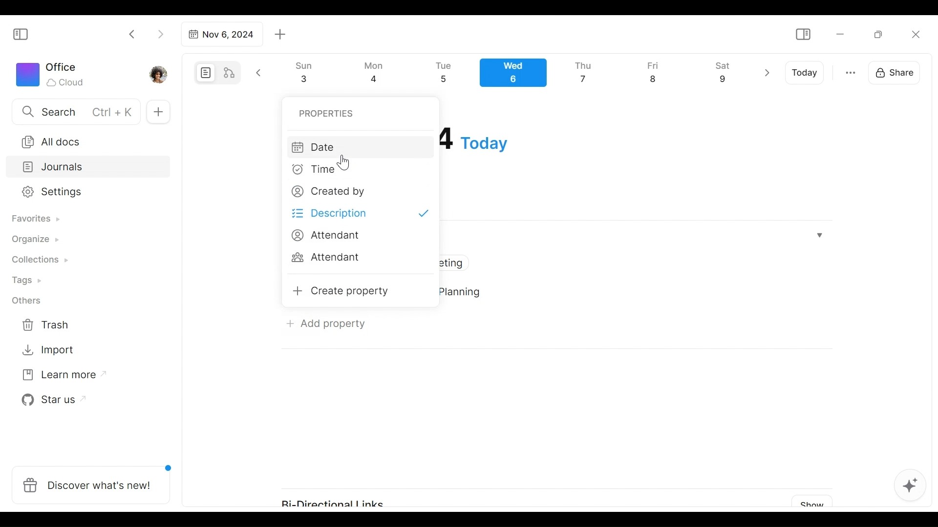  Describe the element at coordinates (326, 323) in the screenshot. I see `Add Property` at that location.